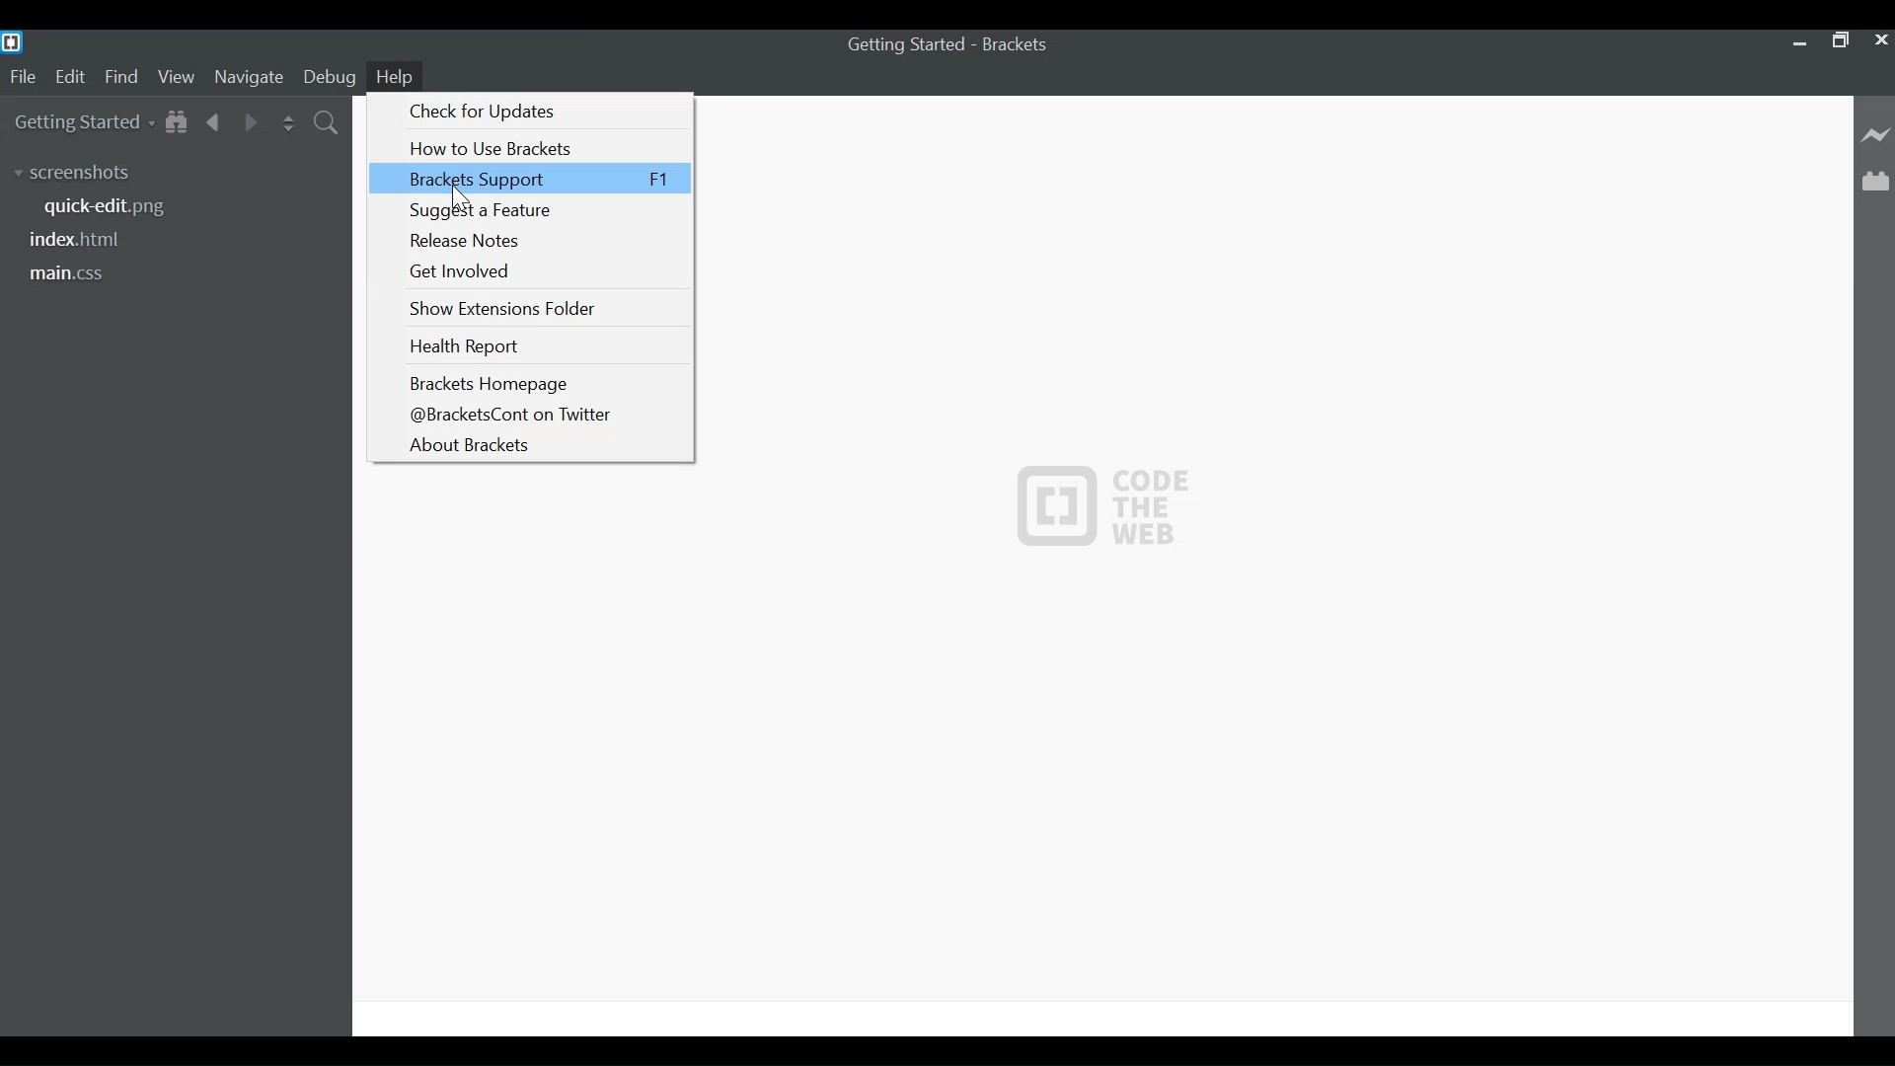 The image size is (1895, 1066). I want to click on Health Report, so click(542, 347).